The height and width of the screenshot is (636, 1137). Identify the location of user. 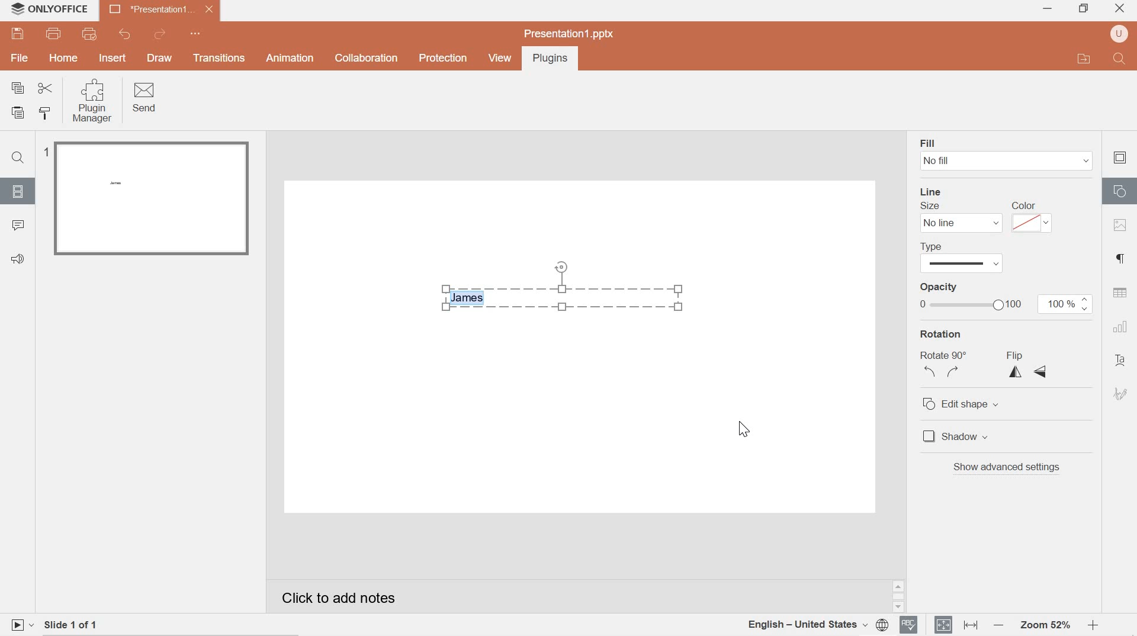
(1119, 34).